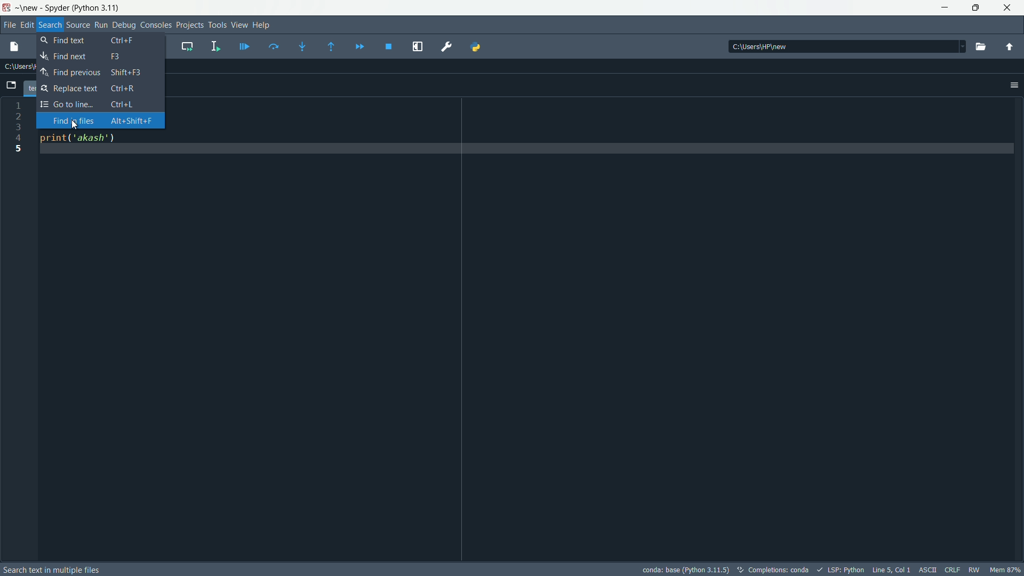 The width and height of the screenshot is (1024, 576). What do you see at coordinates (981, 47) in the screenshot?
I see `browse directory` at bounding box center [981, 47].